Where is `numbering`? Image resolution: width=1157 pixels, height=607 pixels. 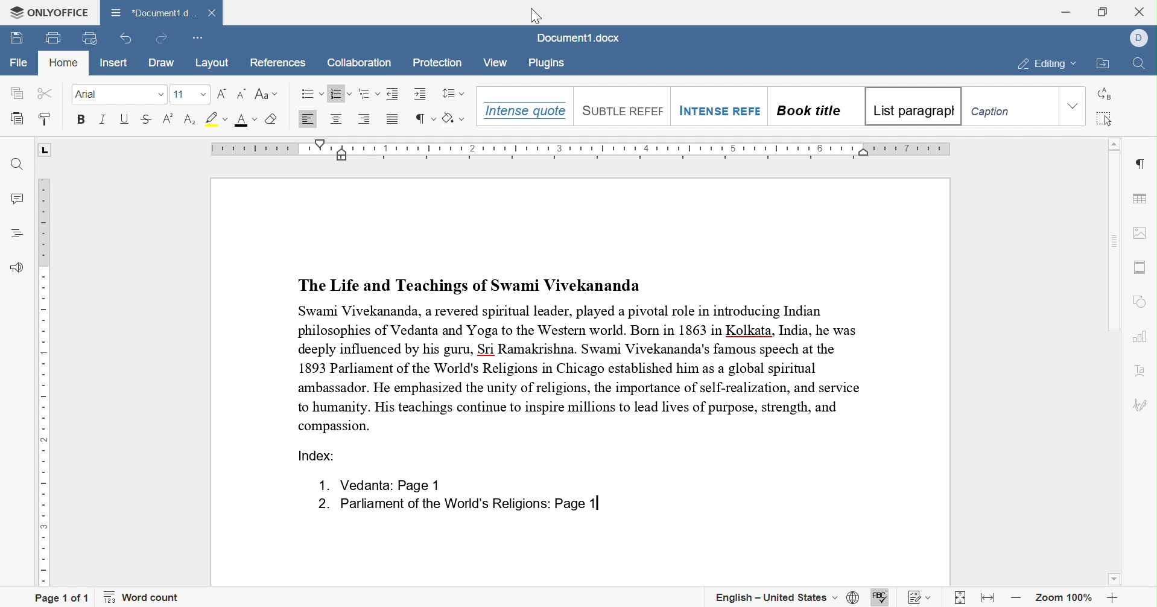 numbering is located at coordinates (340, 93).